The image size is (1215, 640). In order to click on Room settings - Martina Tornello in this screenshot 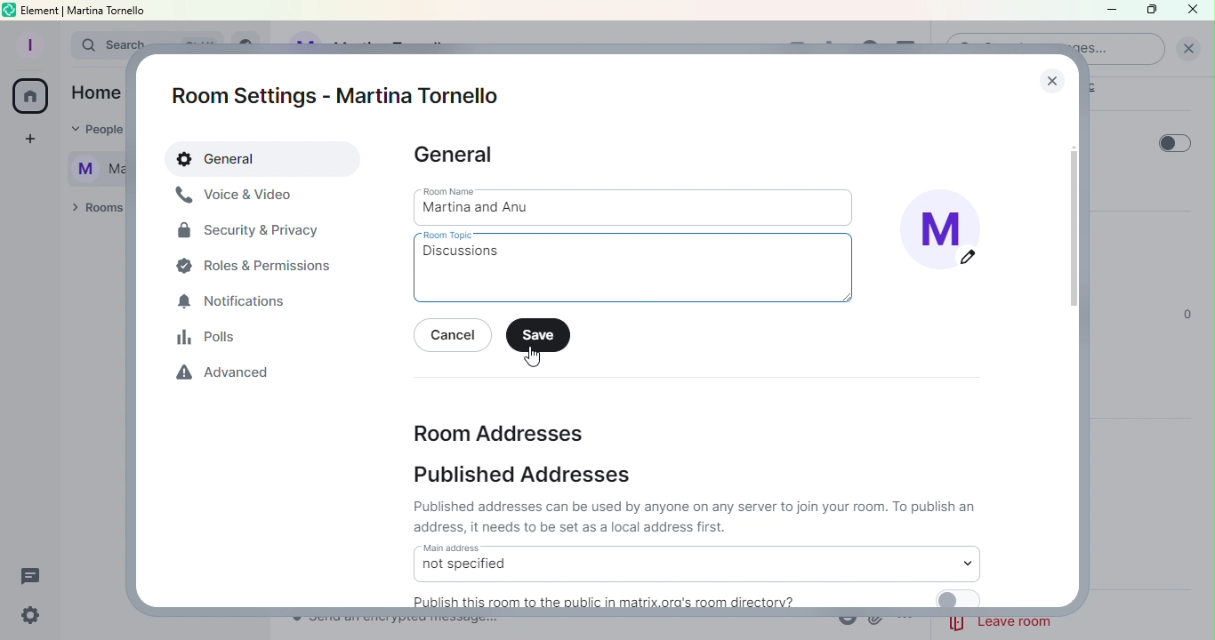, I will do `click(342, 96)`.